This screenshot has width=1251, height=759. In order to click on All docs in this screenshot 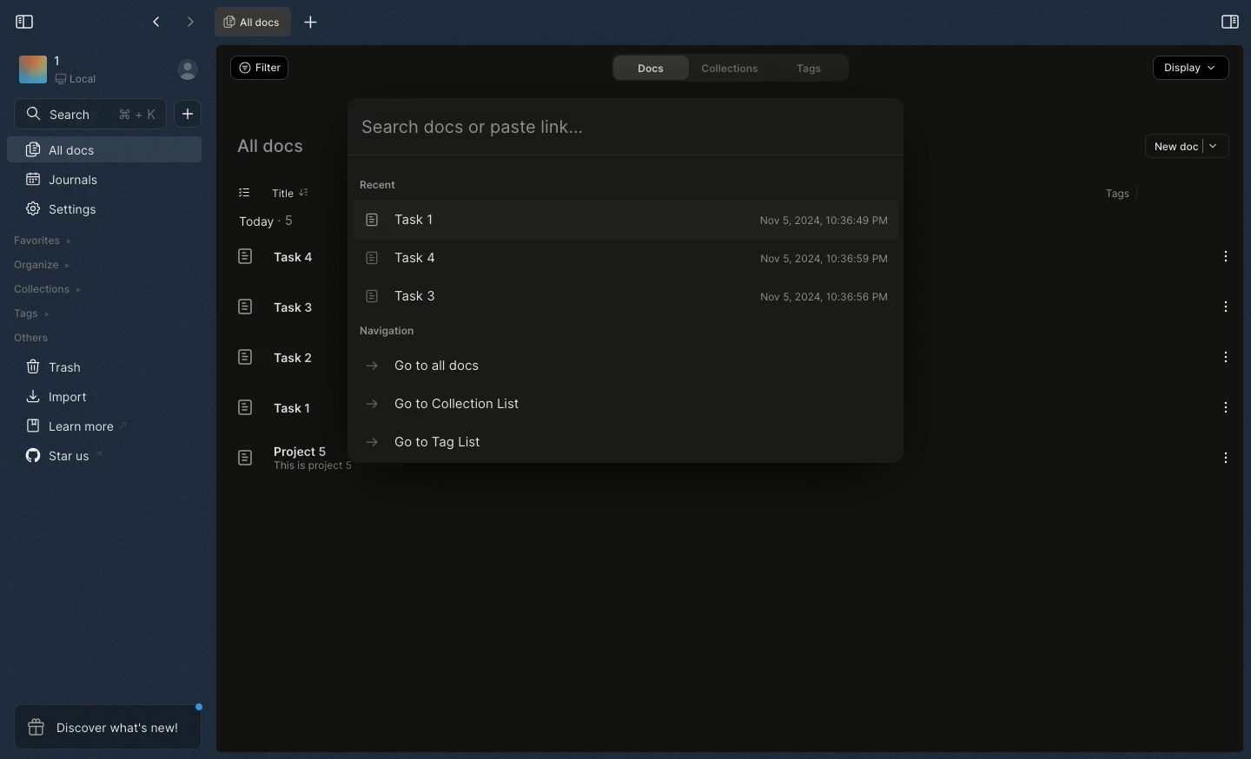, I will do `click(66, 148)`.